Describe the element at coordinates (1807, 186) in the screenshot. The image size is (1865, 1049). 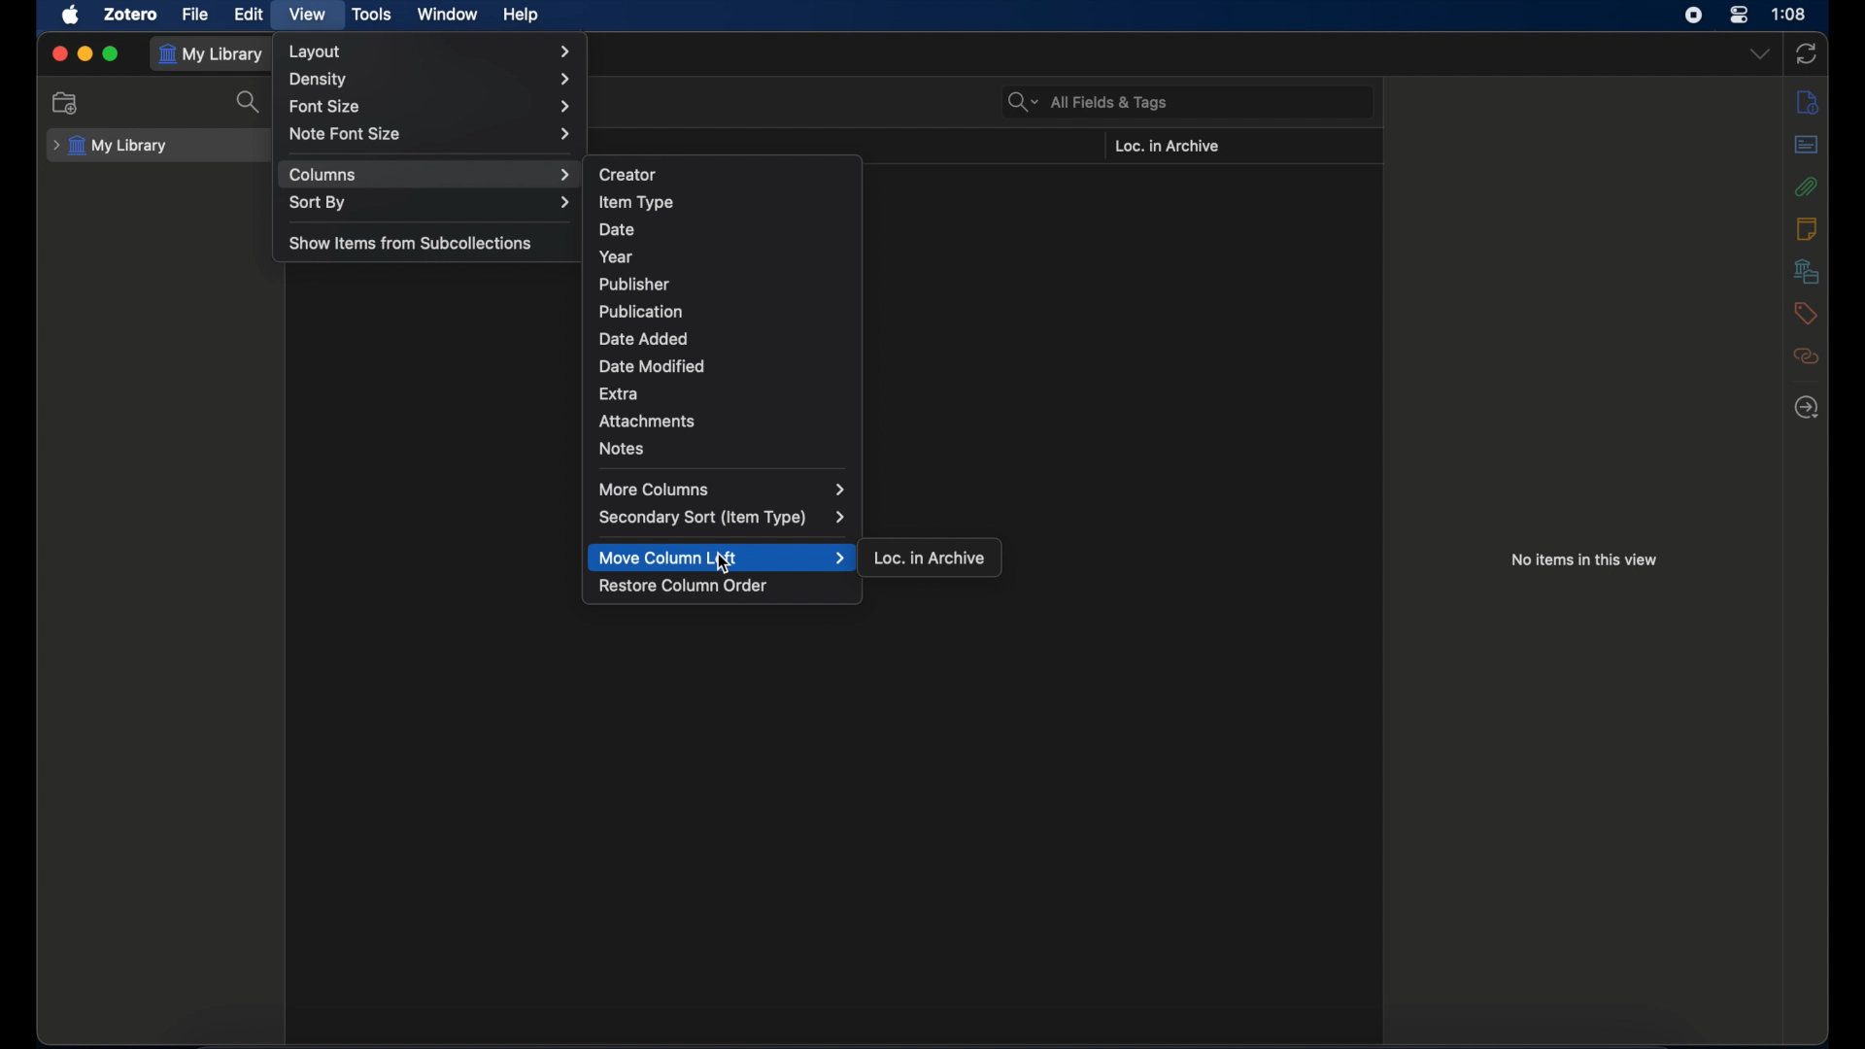
I see `attachments` at that location.